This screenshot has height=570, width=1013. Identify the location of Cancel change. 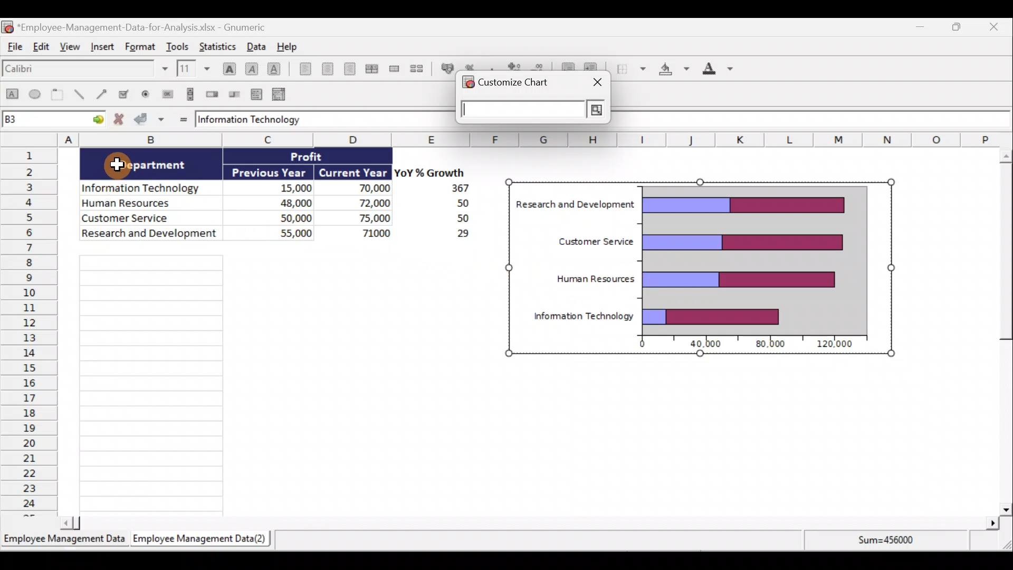
(121, 120).